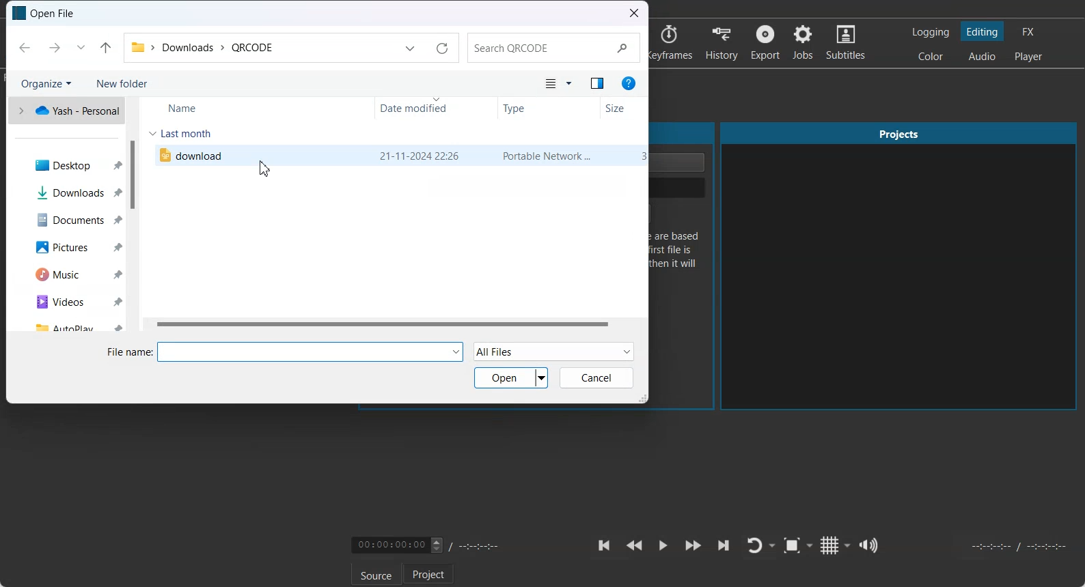  What do you see at coordinates (983, 57) in the screenshot?
I see `Switching to the Audio layout` at bounding box center [983, 57].